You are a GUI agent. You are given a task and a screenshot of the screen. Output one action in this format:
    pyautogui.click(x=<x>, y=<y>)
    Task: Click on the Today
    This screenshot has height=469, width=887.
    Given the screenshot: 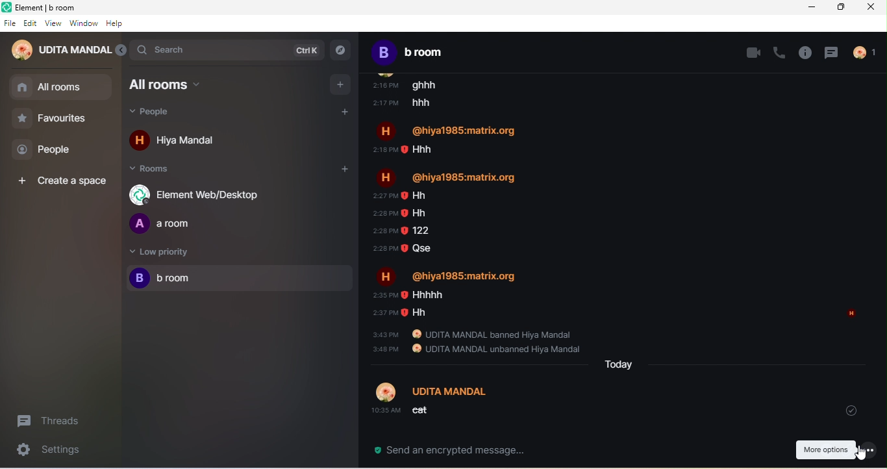 What is the action you would take?
    pyautogui.click(x=621, y=364)
    